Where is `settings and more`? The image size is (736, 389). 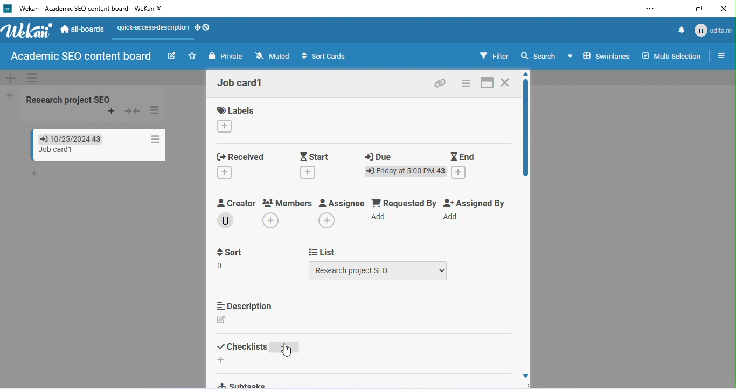
settings and more is located at coordinates (649, 10).